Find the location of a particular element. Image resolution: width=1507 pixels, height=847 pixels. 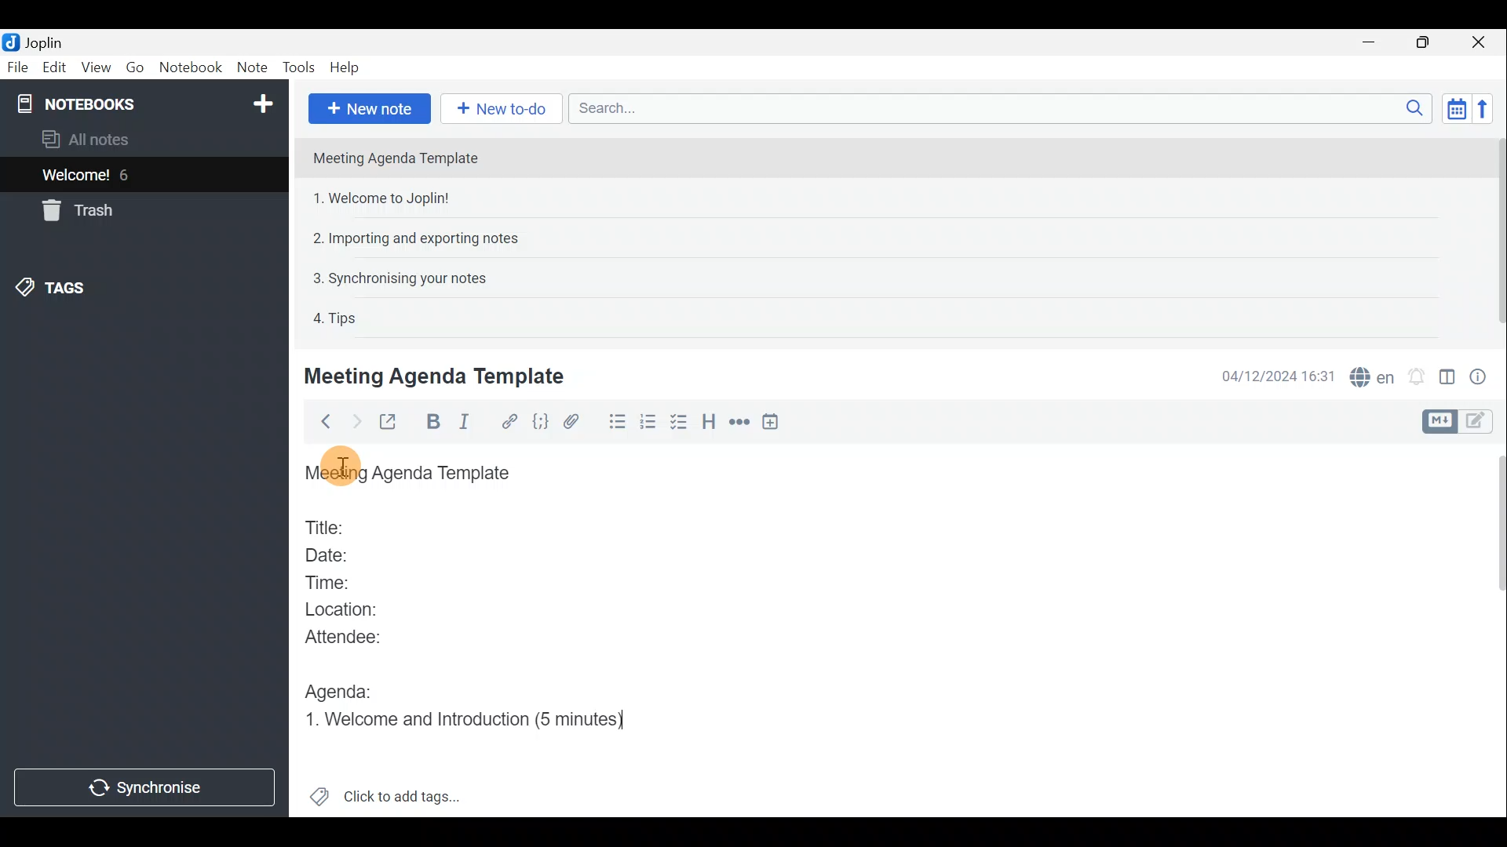

File is located at coordinates (18, 66).